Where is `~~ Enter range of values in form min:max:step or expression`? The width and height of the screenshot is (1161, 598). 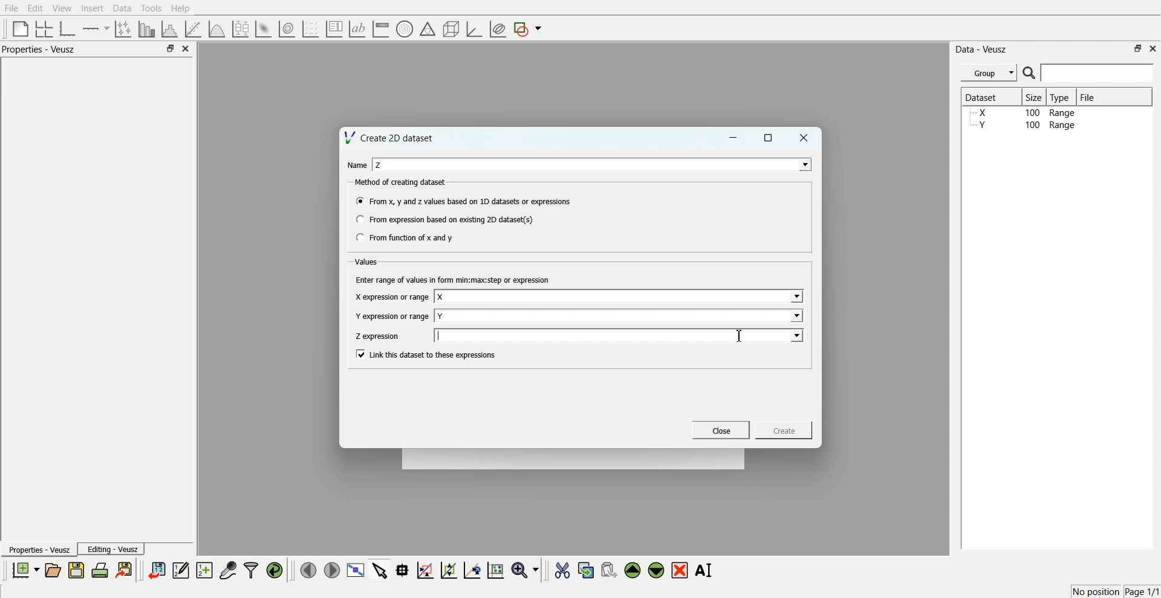 ~~ Enter range of values in form min:max:step or expression is located at coordinates (453, 279).